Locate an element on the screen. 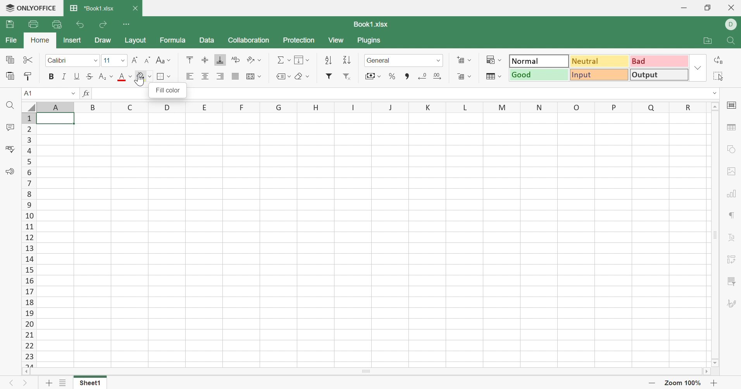  Save is located at coordinates (8, 24).